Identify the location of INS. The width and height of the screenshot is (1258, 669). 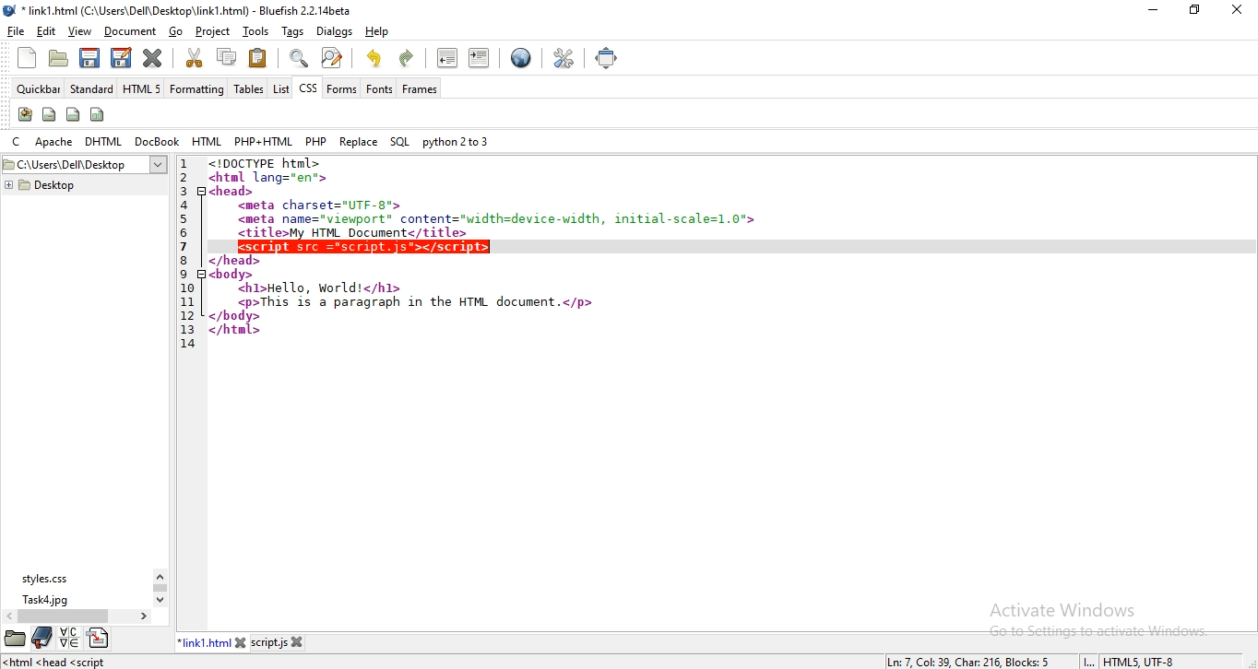
(1087, 662).